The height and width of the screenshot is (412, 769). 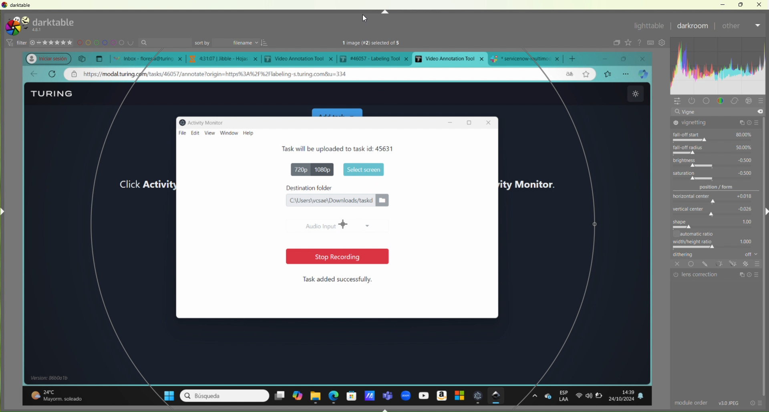 I want to click on click activity, so click(x=139, y=184).